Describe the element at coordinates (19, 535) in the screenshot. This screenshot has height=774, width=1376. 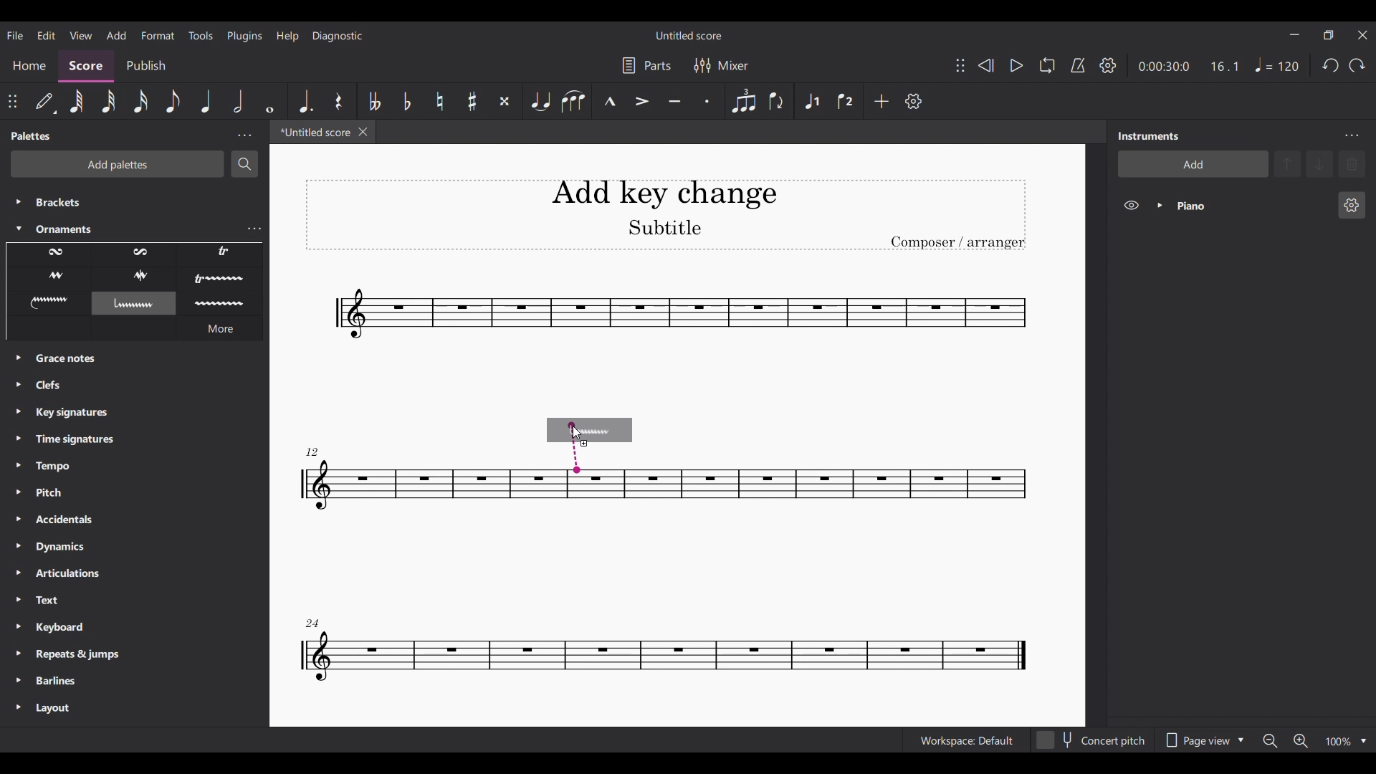
I see `Expand palettes` at that location.